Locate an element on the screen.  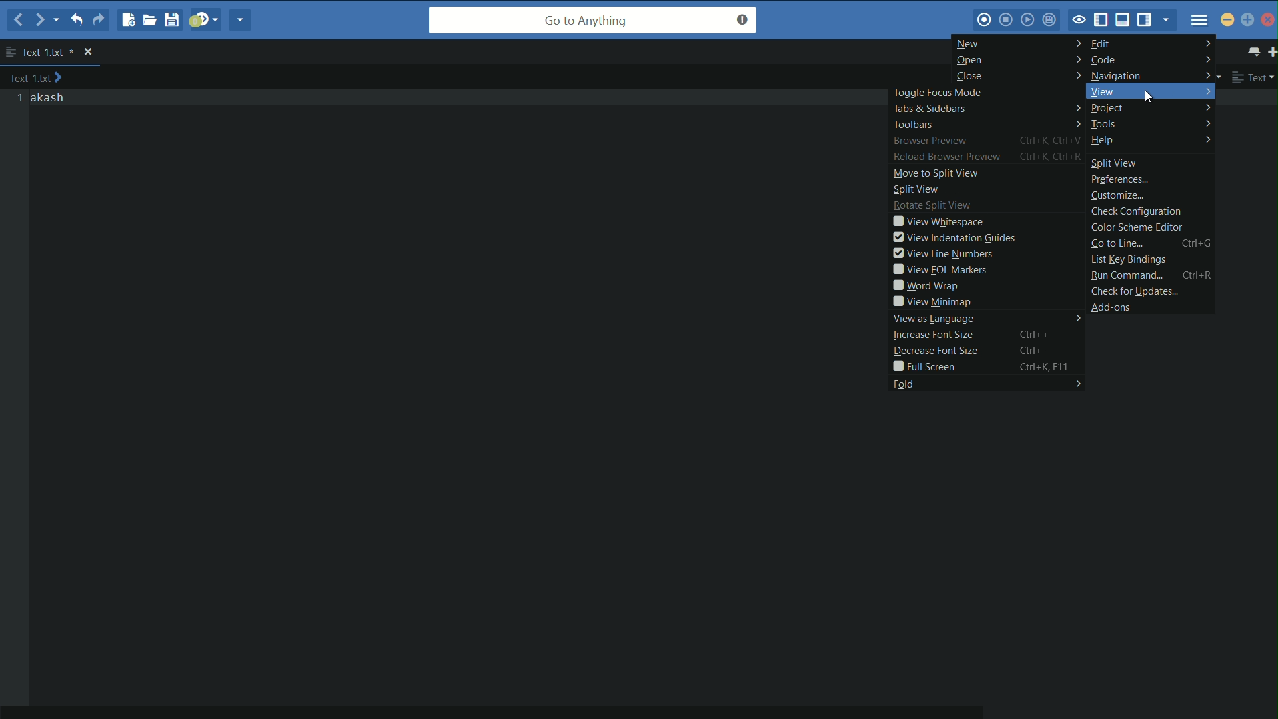
decrease font size is located at coordinates (989, 349).